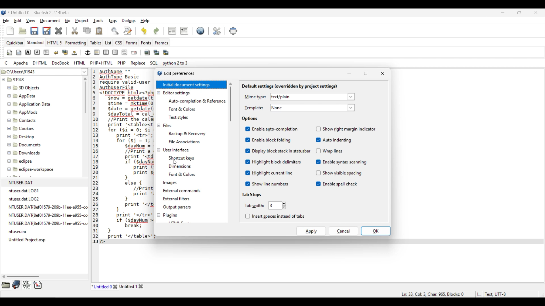 This screenshot has width=545, height=306. Describe the element at coordinates (131, 43) in the screenshot. I see `Forms` at that location.